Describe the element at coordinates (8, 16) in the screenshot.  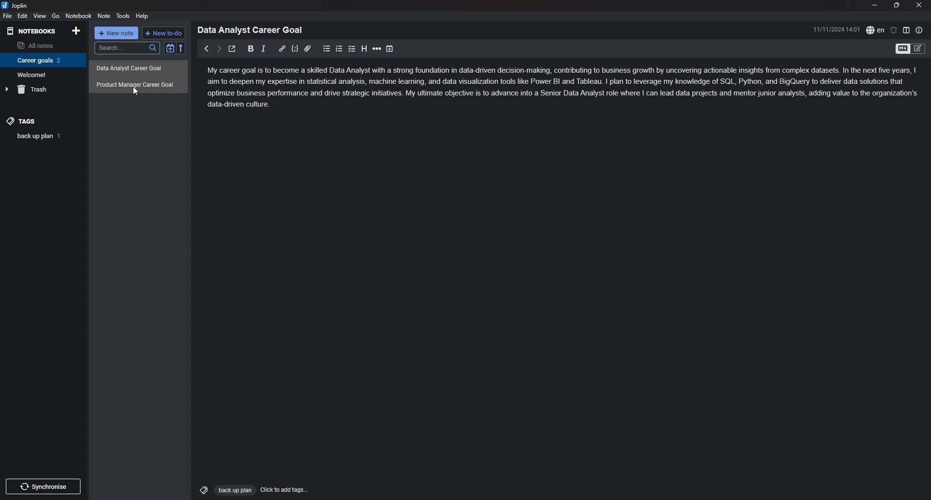
I see `file` at that location.